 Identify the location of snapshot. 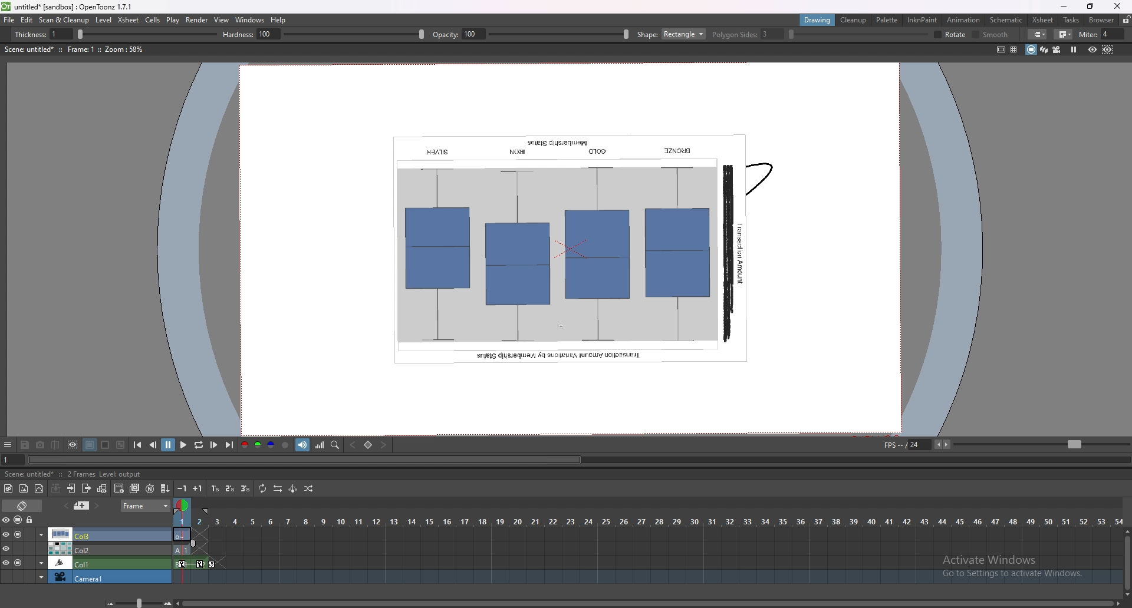
(41, 445).